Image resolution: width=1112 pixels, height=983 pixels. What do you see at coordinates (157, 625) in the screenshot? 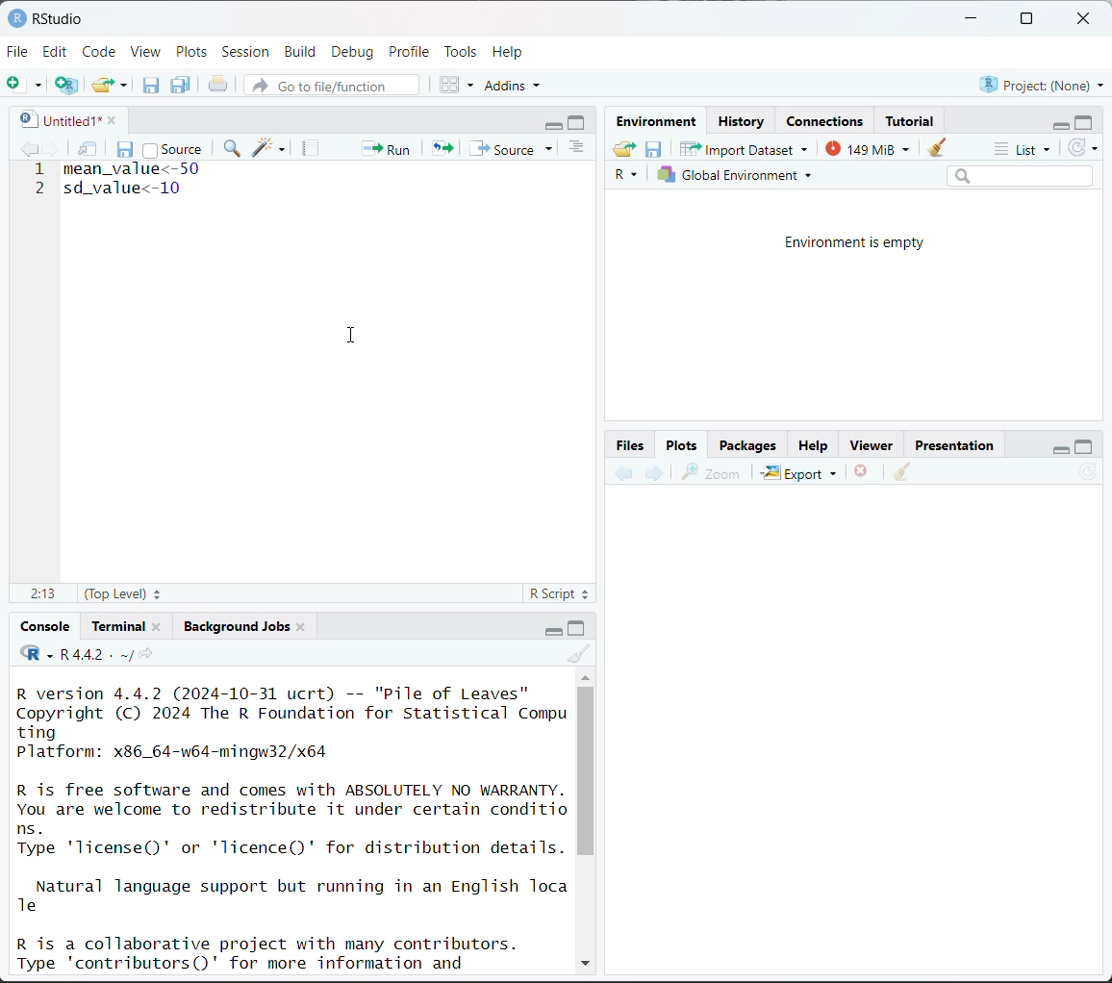
I see `close` at bounding box center [157, 625].